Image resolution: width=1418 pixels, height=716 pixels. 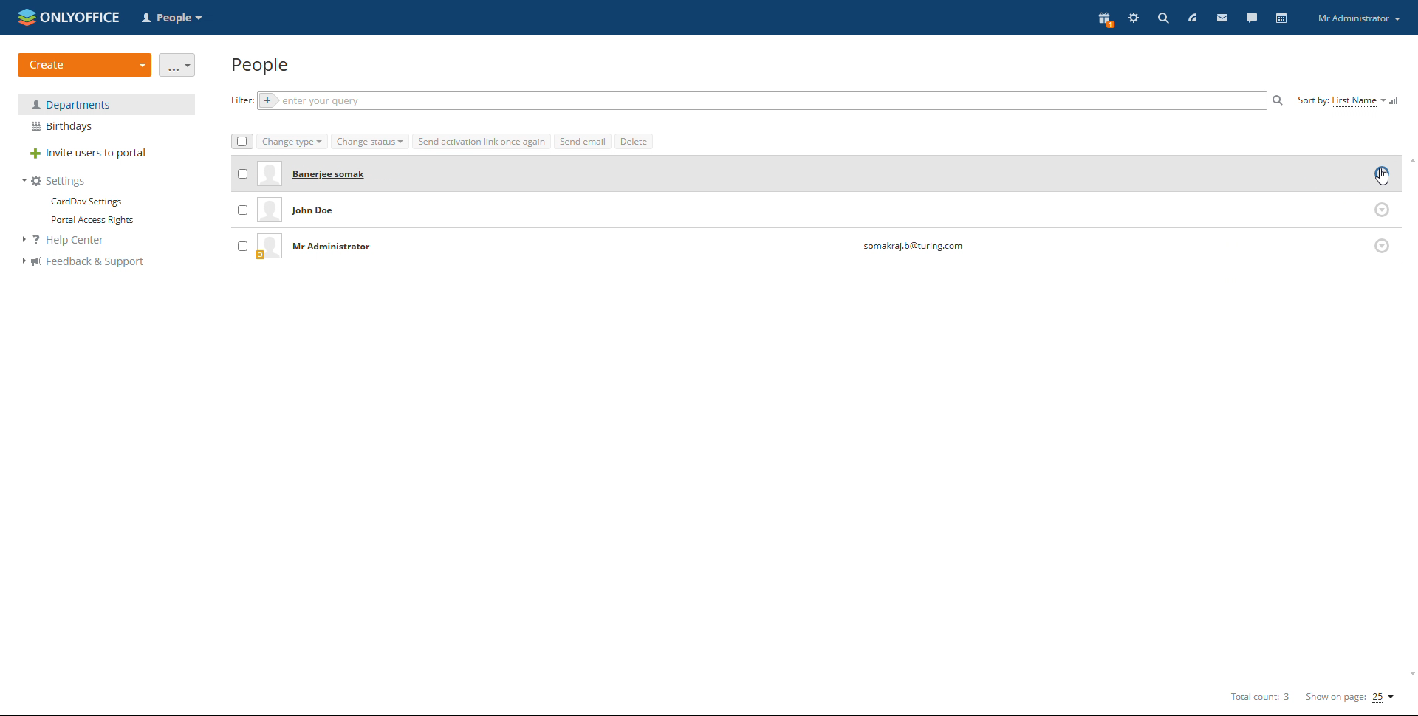 I want to click on actions, so click(x=1383, y=209).